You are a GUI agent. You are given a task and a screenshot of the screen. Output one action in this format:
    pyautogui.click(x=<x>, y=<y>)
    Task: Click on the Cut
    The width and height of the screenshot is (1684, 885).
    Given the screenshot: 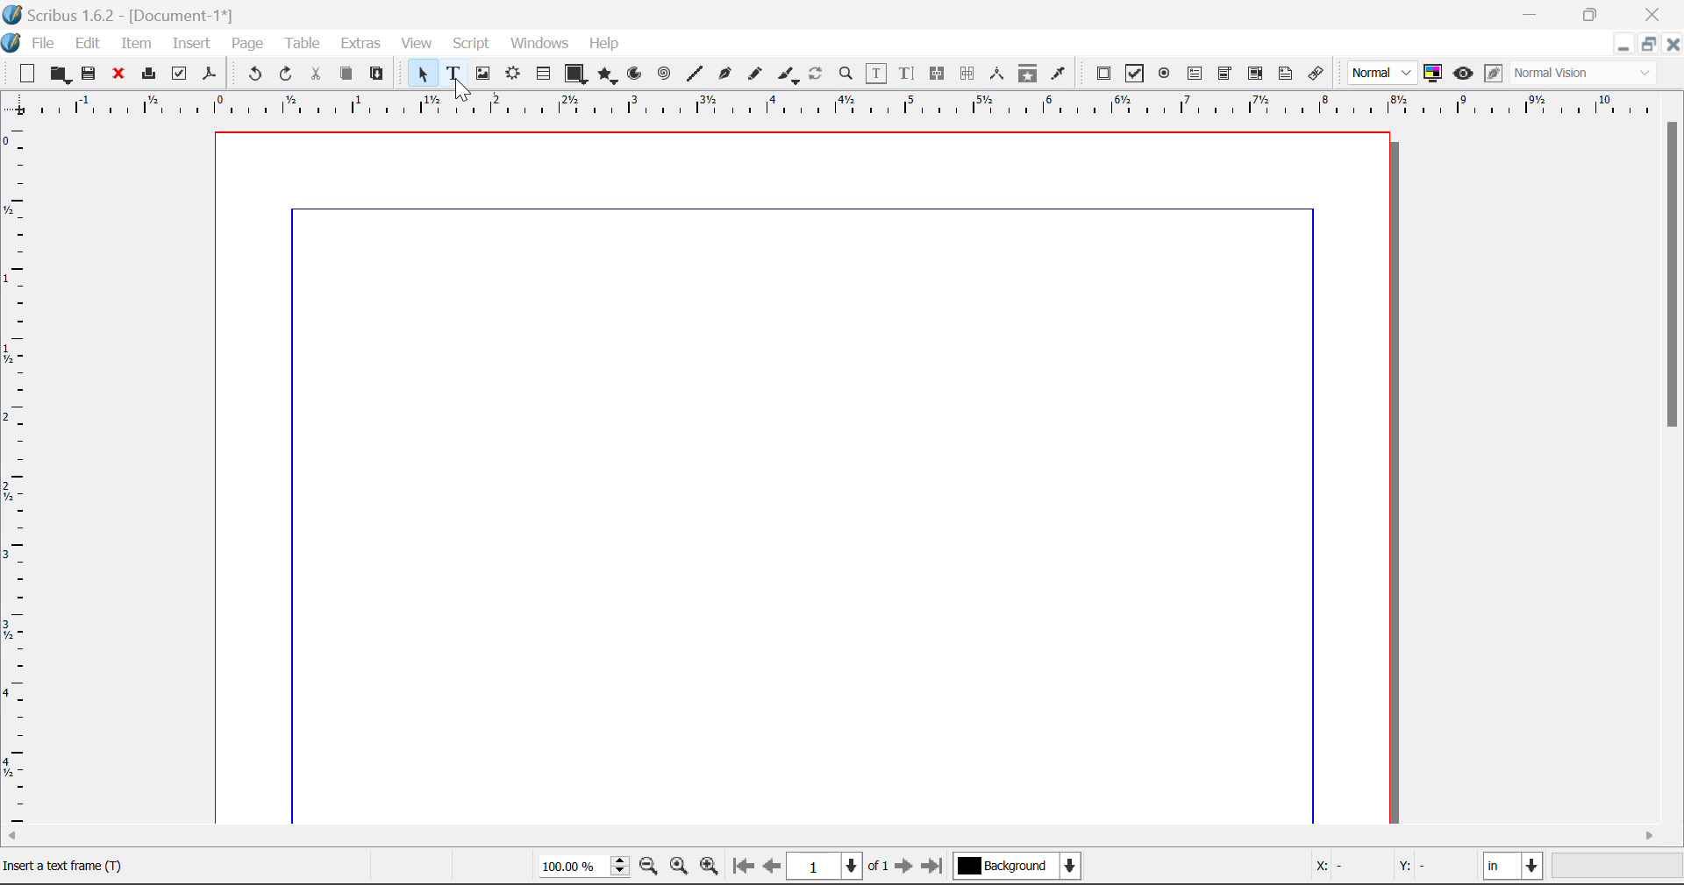 What is the action you would take?
    pyautogui.click(x=318, y=74)
    